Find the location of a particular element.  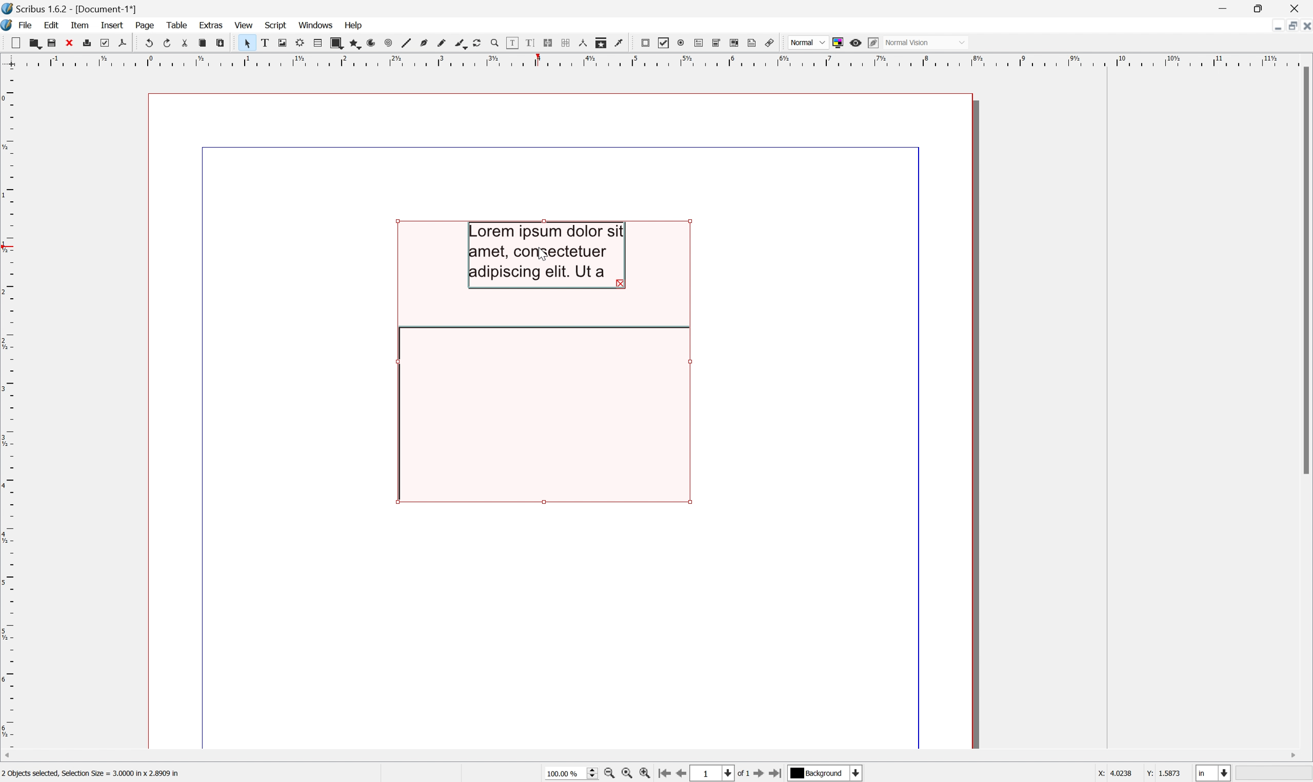

Close is located at coordinates (68, 46).